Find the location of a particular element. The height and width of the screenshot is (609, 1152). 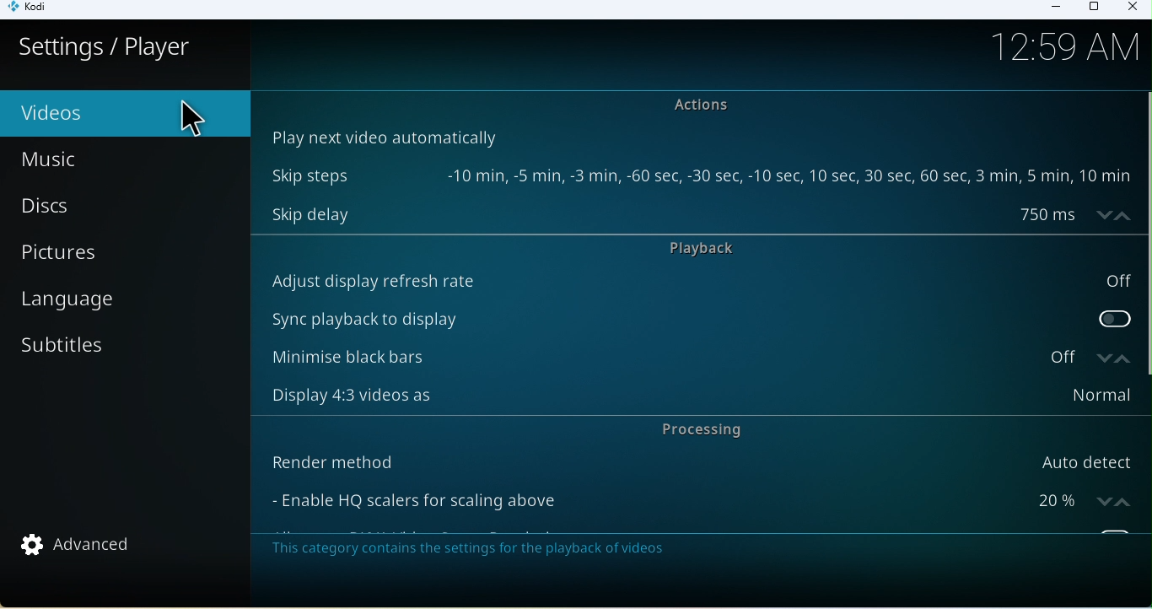

Sync playback to display is located at coordinates (699, 315).